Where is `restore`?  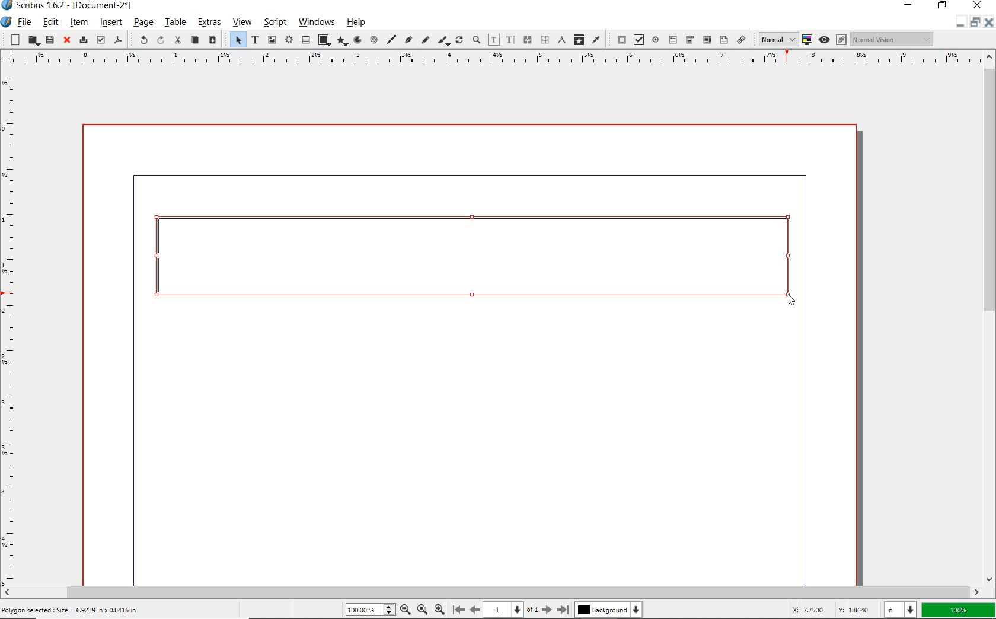
restore is located at coordinates (975, 25).